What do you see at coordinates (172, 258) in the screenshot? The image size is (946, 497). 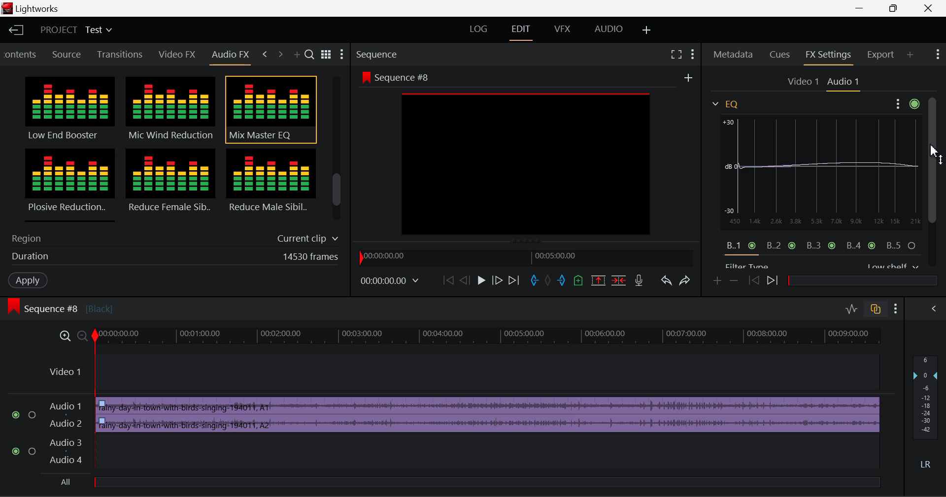 I see `Duration` at bounding box center [172, 258].